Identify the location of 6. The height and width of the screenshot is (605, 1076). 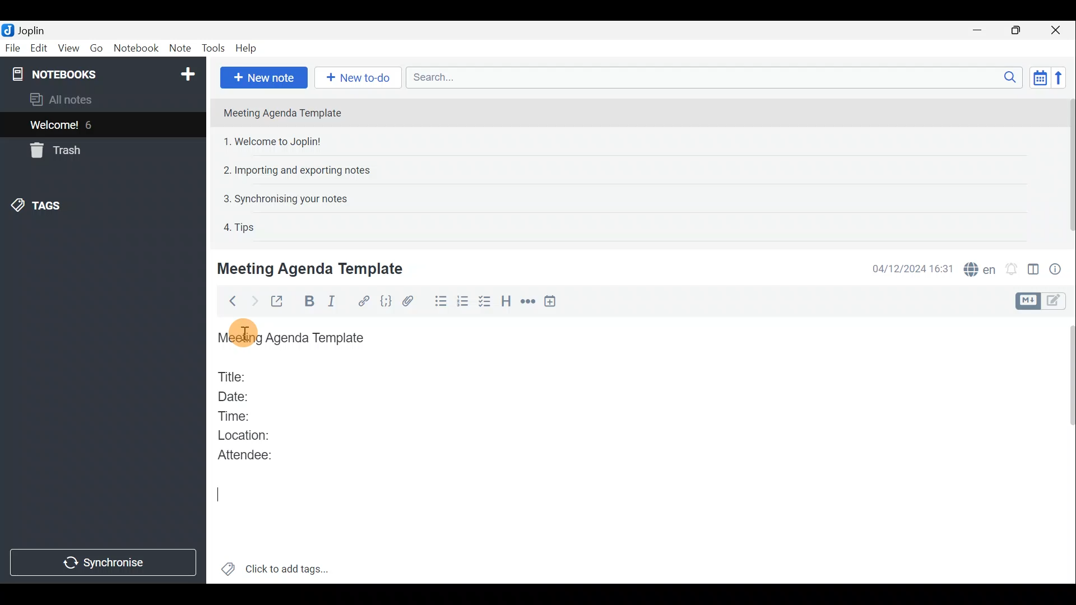
(92, 125).